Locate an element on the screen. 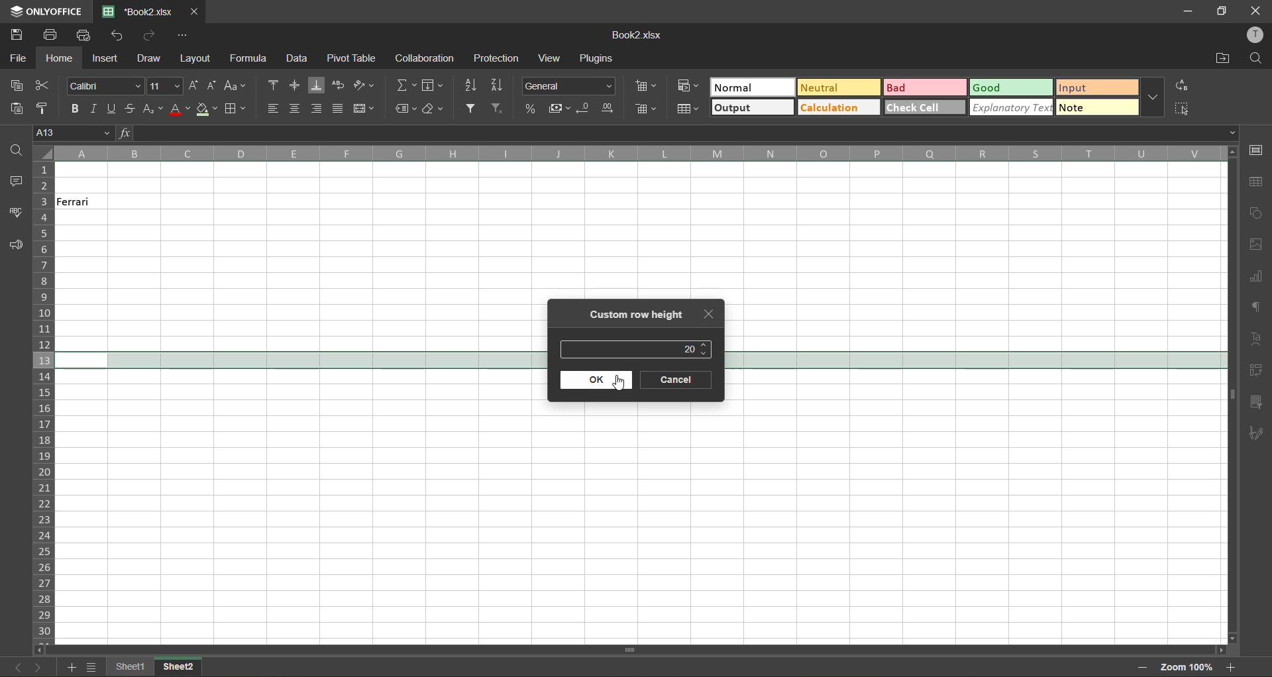  Ferrari is located at coordinates (83, 202).